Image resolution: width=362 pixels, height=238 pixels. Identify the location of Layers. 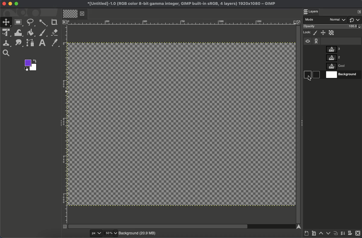
(313, 12).